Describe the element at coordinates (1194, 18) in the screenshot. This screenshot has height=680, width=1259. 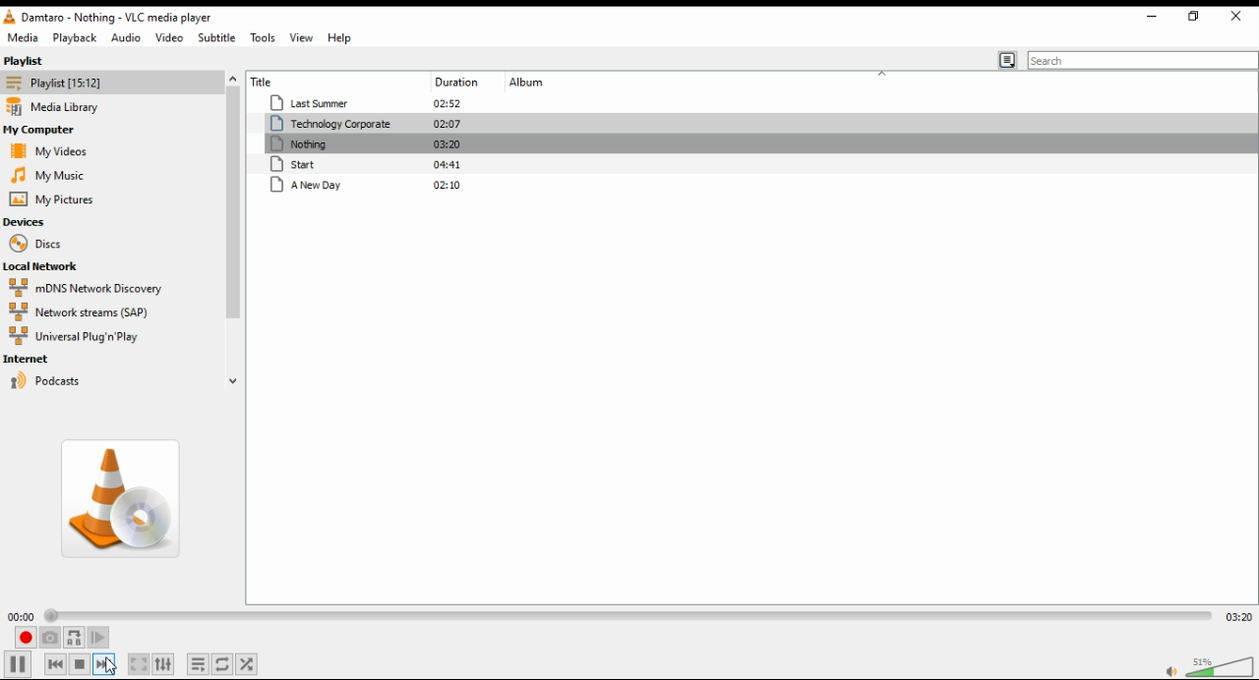
I see `restore` at that location.